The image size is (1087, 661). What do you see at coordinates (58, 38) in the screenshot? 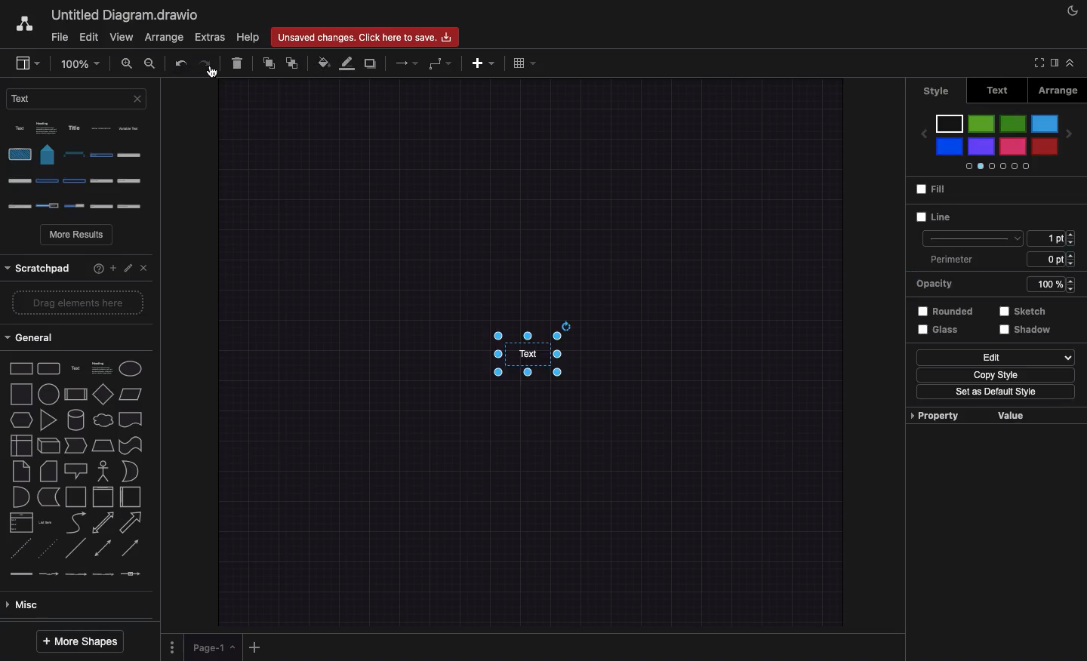
I see `File` at bounding box center [58, 38].